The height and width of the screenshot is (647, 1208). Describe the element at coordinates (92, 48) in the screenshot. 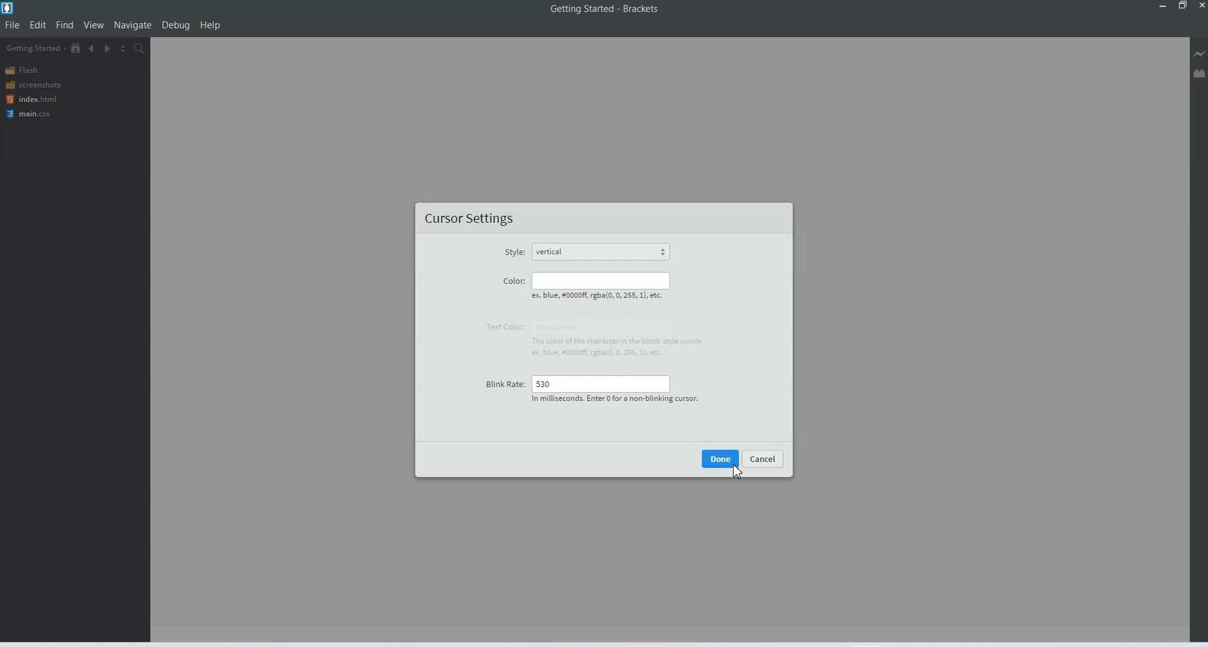

I see `Navigate Backwards` at that location.